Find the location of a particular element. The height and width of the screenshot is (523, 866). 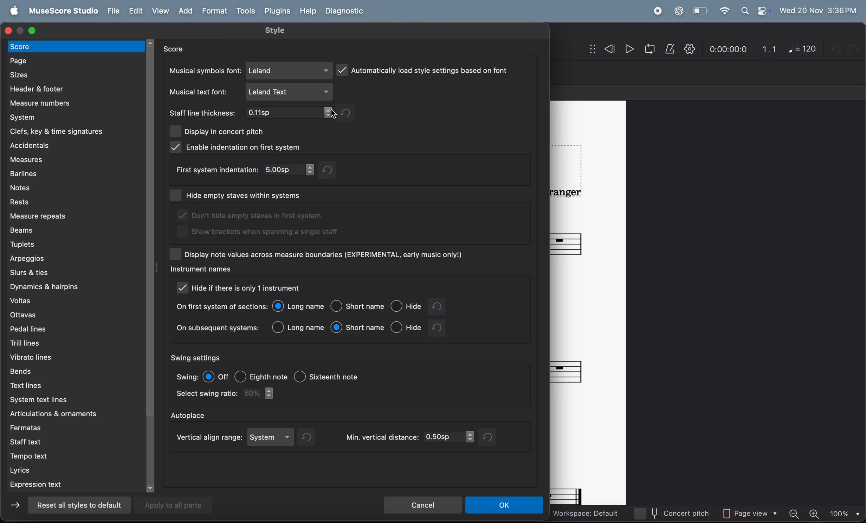

5.00sp is located at coordinates (290, 170).